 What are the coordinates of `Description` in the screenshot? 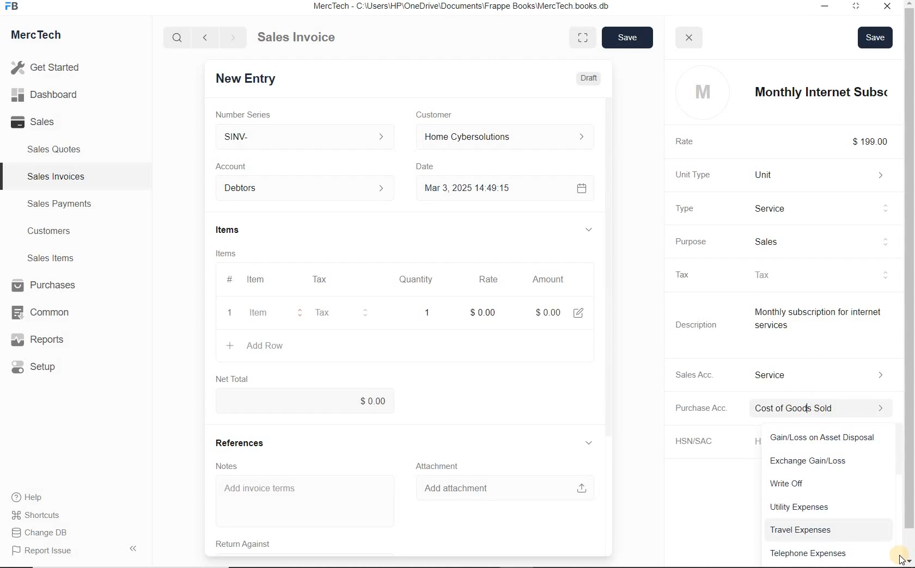 It's located at (703, 325).